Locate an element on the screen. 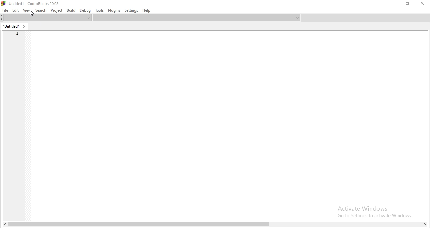 Image resolution: width=430 pixels, height=228 pixels. Project  is located at coordinates (57, 10).